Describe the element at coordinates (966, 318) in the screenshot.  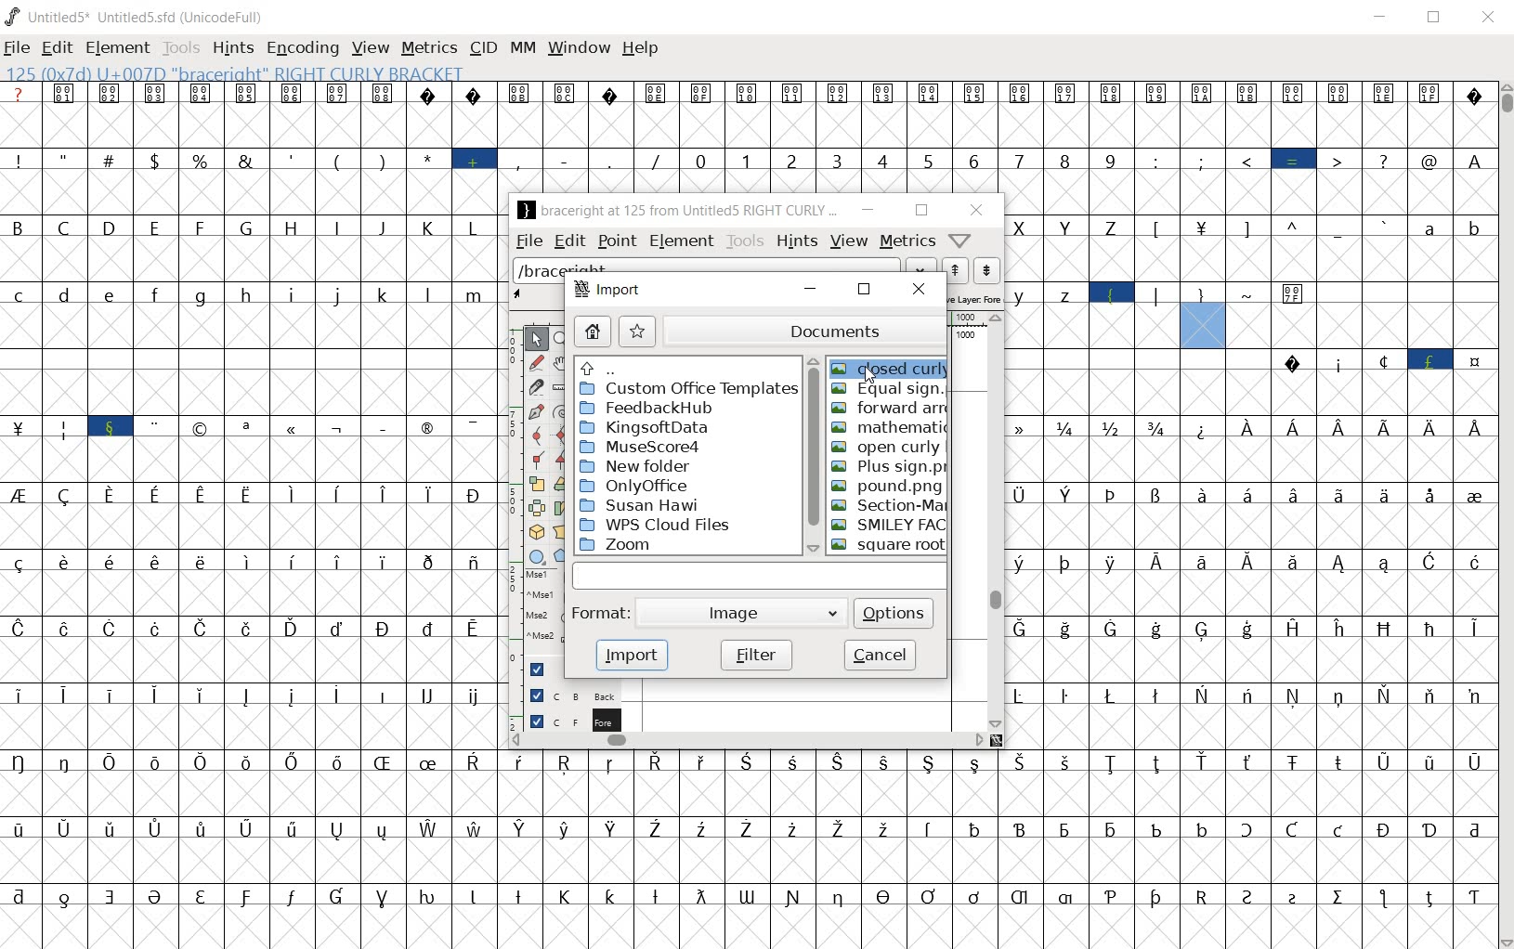
I see `ruler` at that location.